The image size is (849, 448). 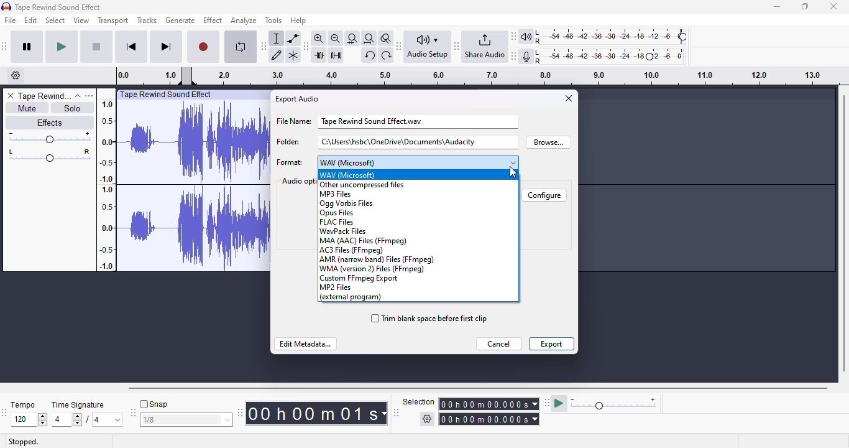 What do you see at coordinates (9, 96) in the screenshot?
I see `delete track` at bounding box center [9, 96].